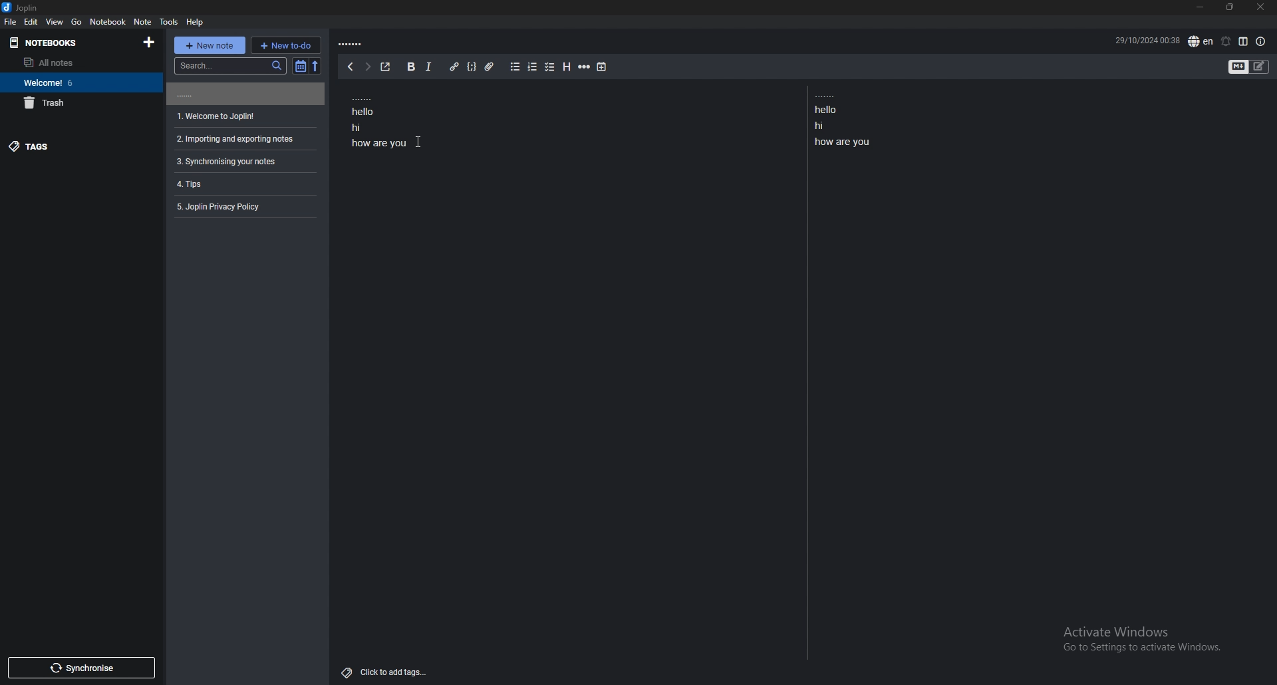  I want to click on bulleted list, so click(515, 67).